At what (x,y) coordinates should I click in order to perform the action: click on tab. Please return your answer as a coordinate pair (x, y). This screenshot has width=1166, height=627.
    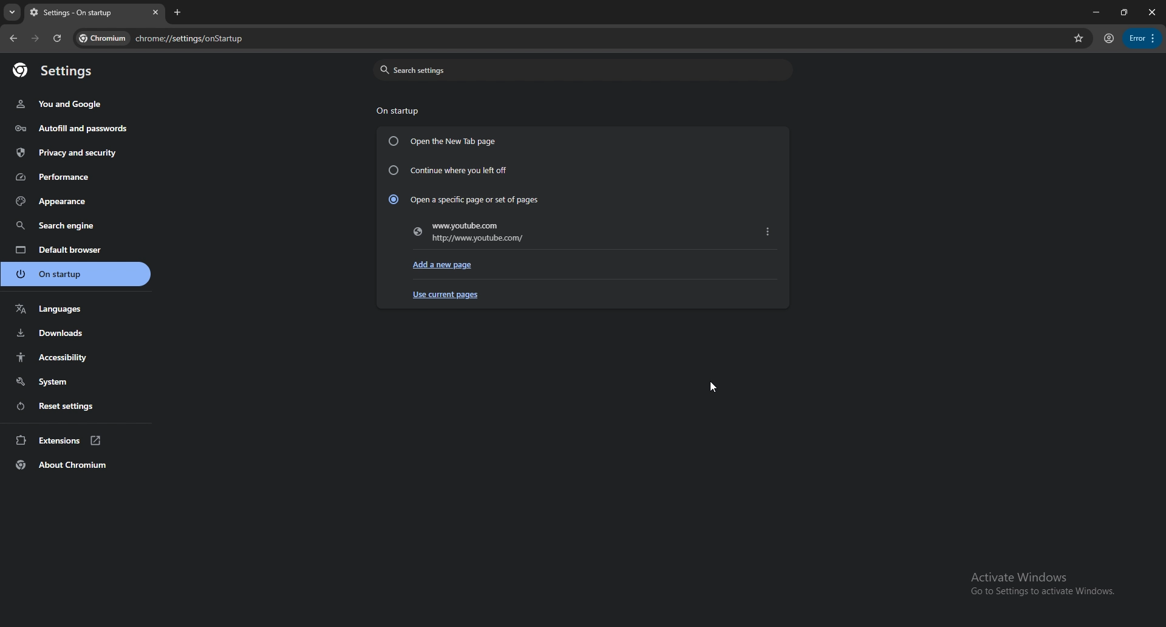
    Looking at the image, I should click on (83, 13).